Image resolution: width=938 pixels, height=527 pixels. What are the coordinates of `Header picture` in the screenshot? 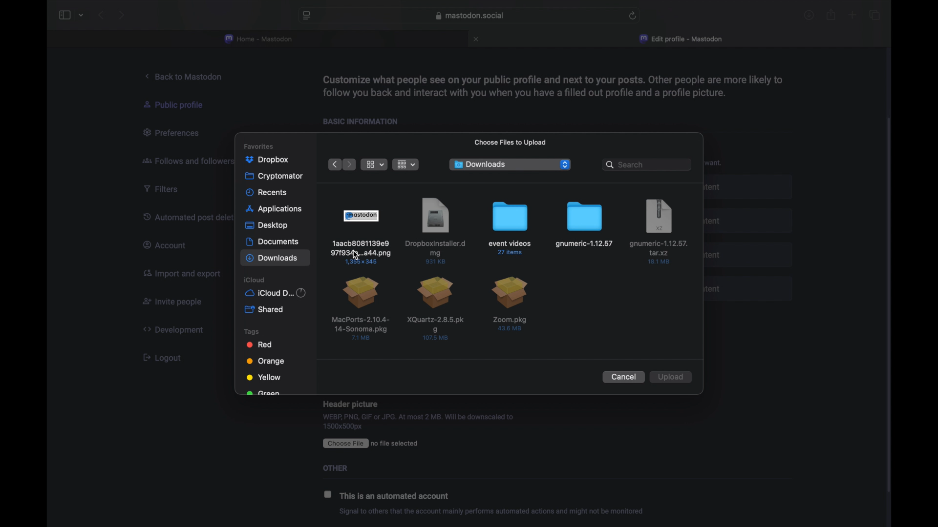 It's located at (350, 403).